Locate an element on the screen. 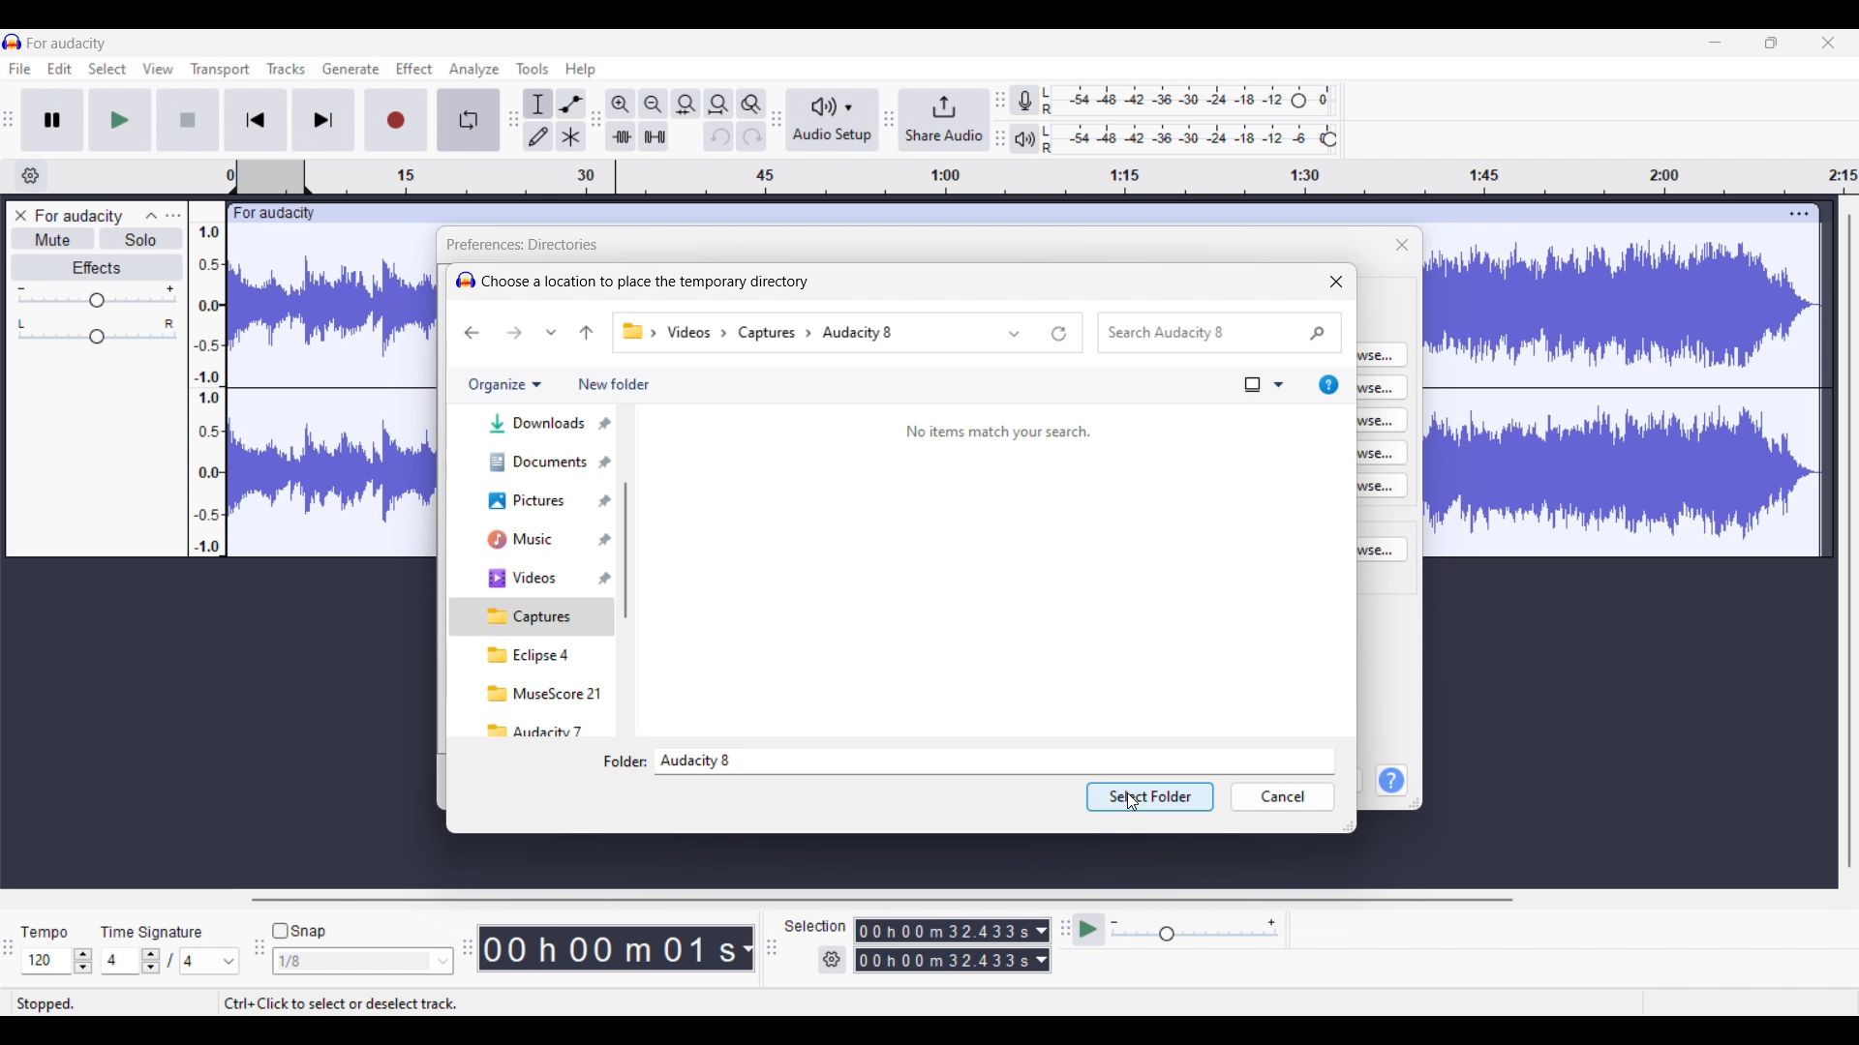  Documents is located at coordinates (537, 462).